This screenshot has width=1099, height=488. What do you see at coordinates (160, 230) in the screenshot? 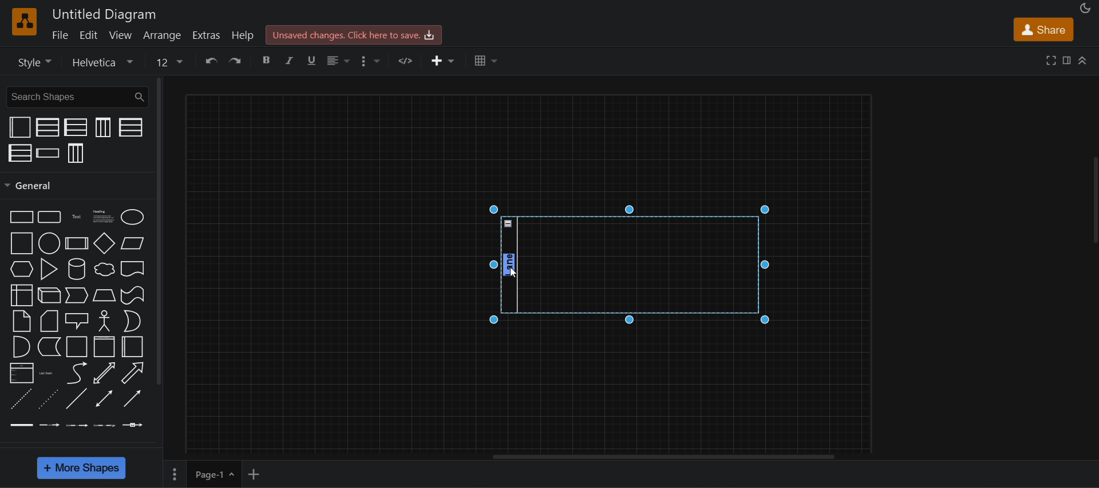
I see `general` at bounding box center [160, 230].